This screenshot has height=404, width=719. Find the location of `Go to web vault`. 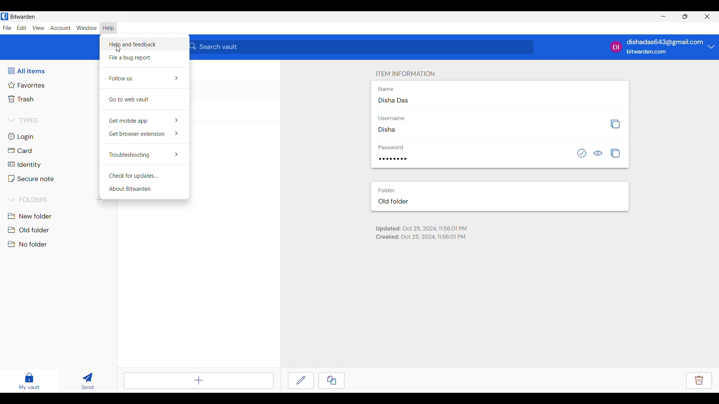

Go to web vault is located at coordinates (144, 100).